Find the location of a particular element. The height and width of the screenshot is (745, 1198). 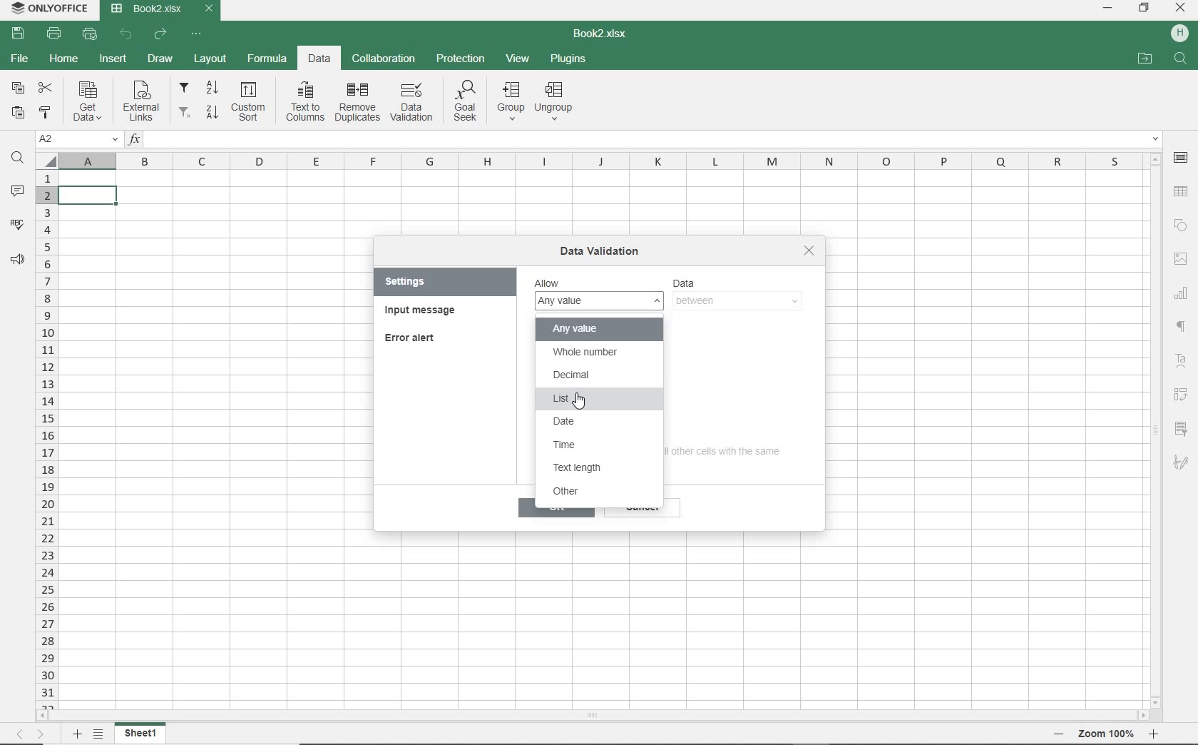

SCROLLBAR is located at coordinates (590, 714).